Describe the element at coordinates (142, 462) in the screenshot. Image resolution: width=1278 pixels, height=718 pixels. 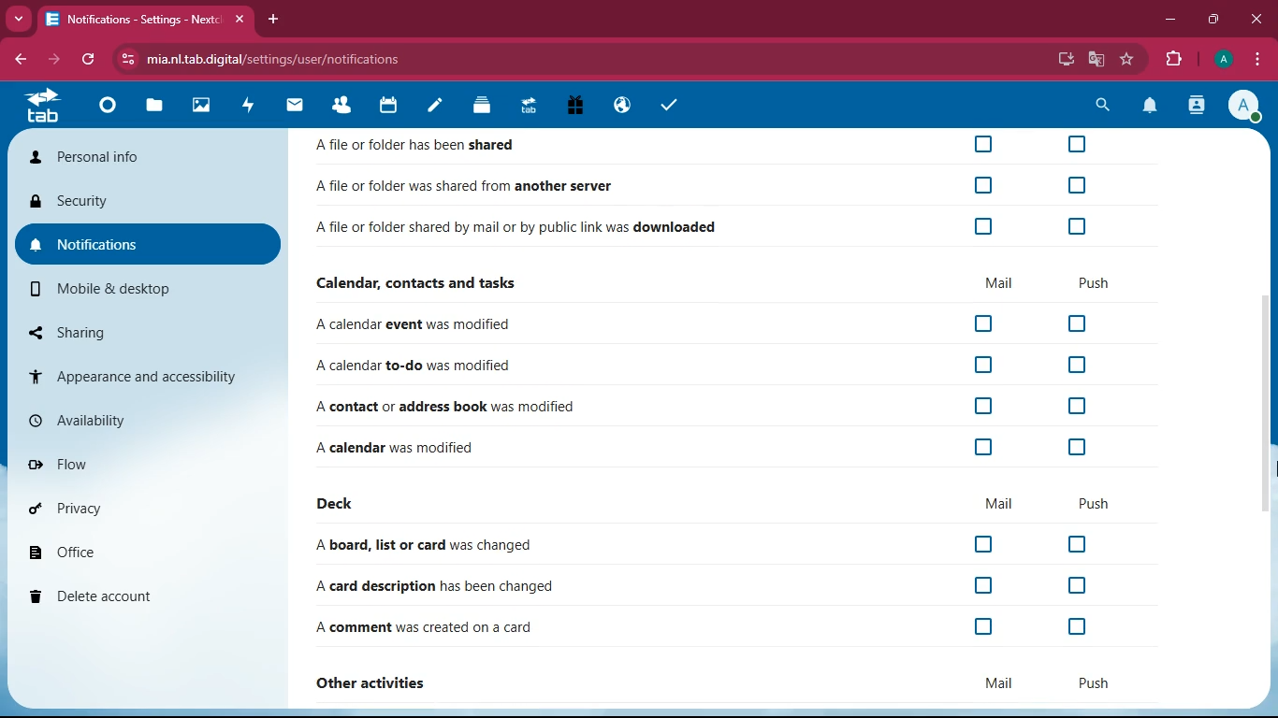
I see `flow` at that location.